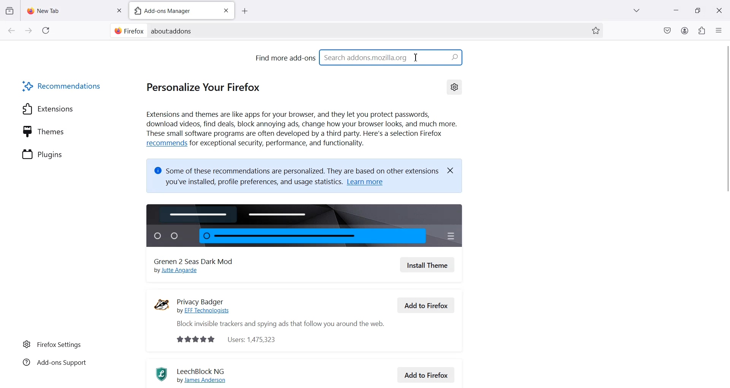  Describe the element at coordinates (302, 124) in the screenshot. I see `Extensions and themes are like apps for your browser, and they let you protect passwords,
download videos, find deals, block annoying ads, change how your browser looks, and much more.
These small software programs are often developed by a third party. Here's a selection Firefox` at that location.